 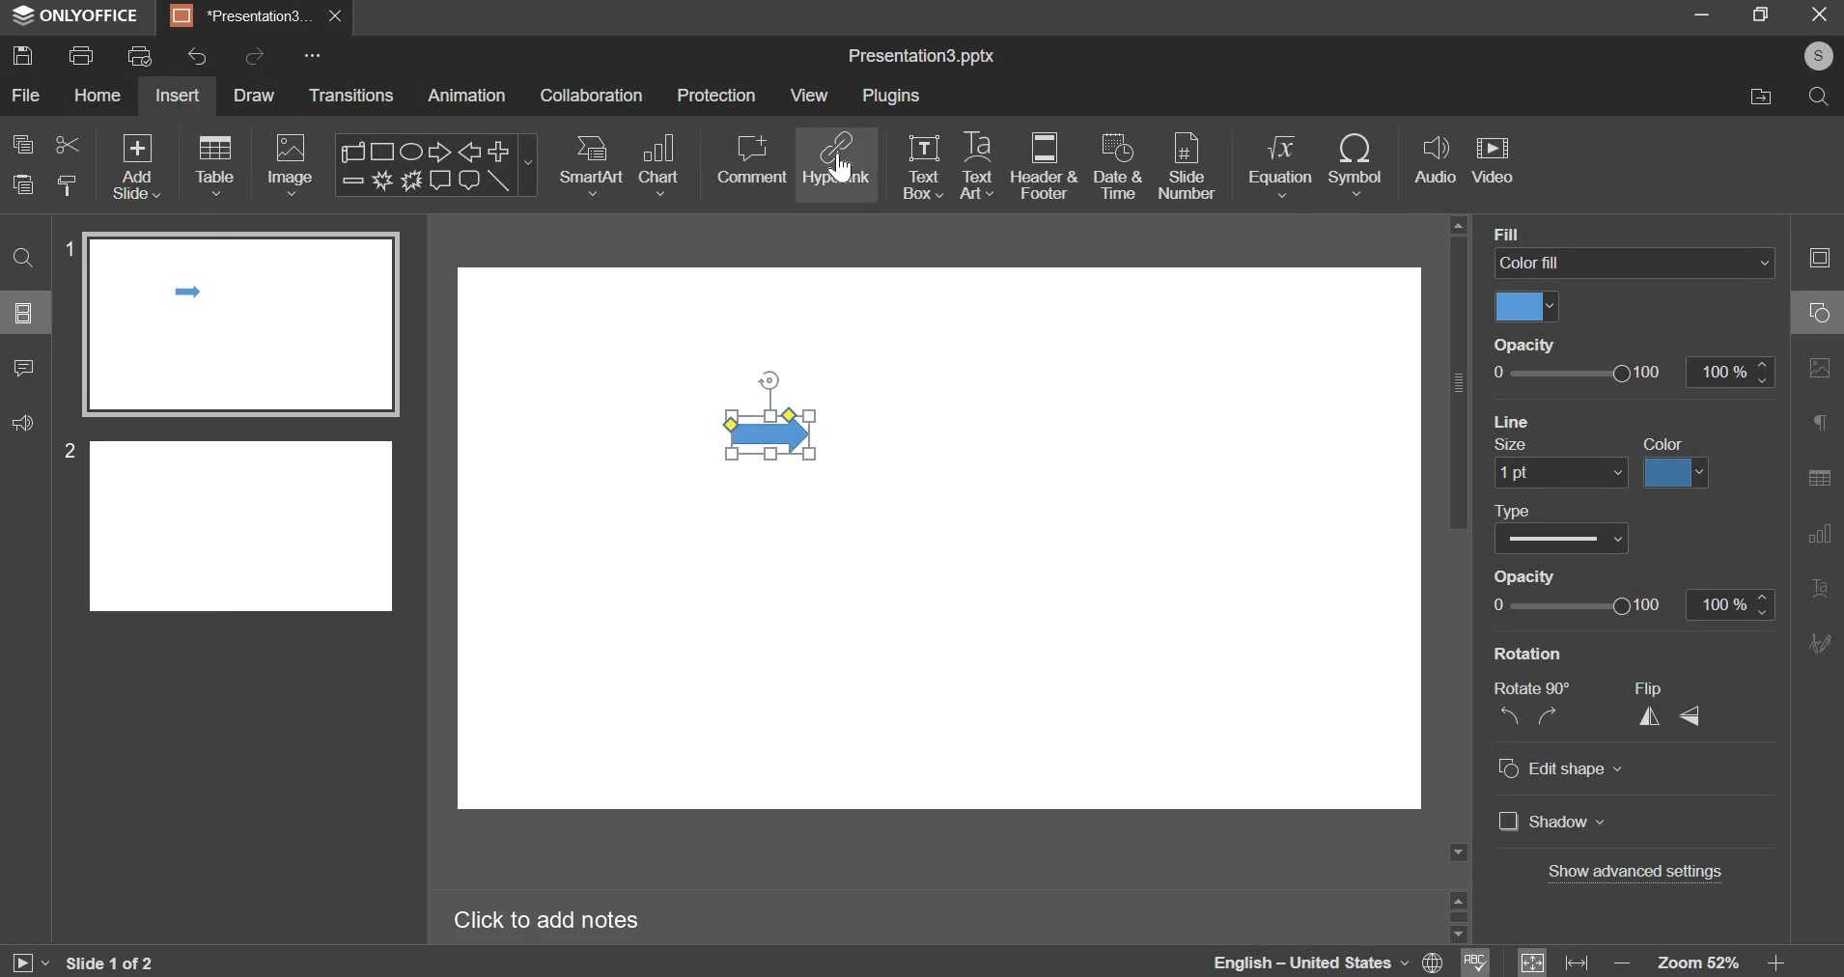 I want to click on active slide out of total slides, so click(x=110, y=963).